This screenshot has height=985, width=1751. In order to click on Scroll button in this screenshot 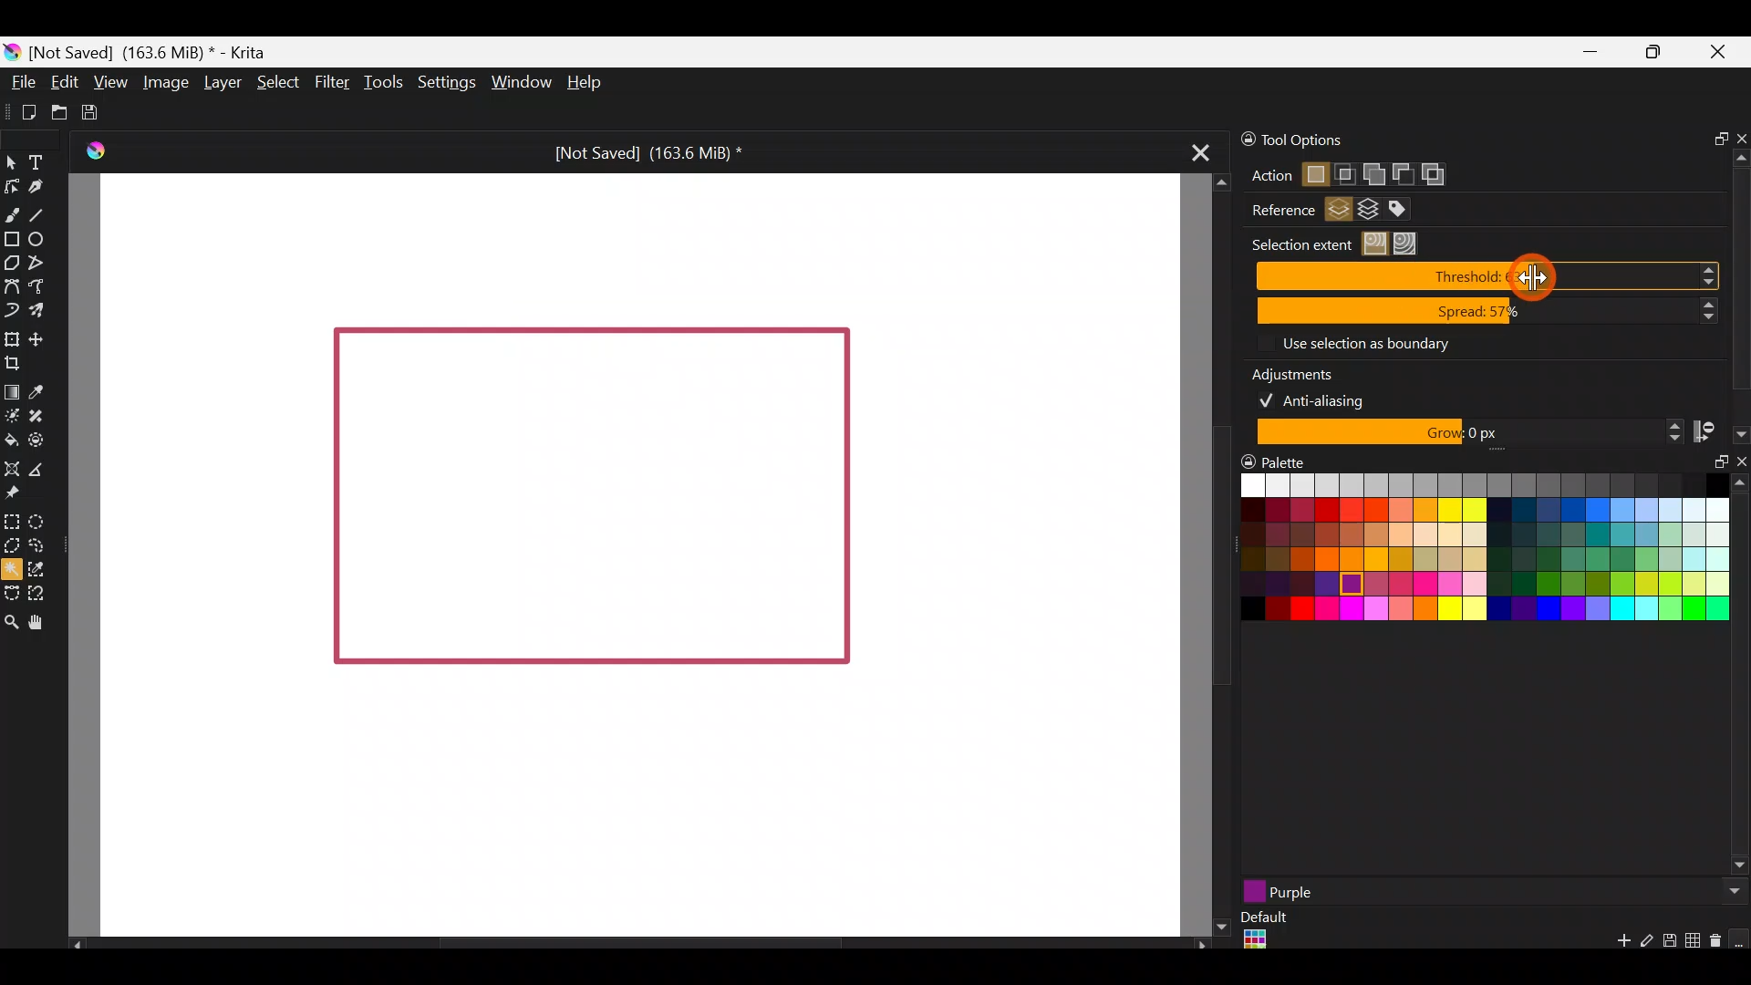, I will do `click(1730, 891)`.